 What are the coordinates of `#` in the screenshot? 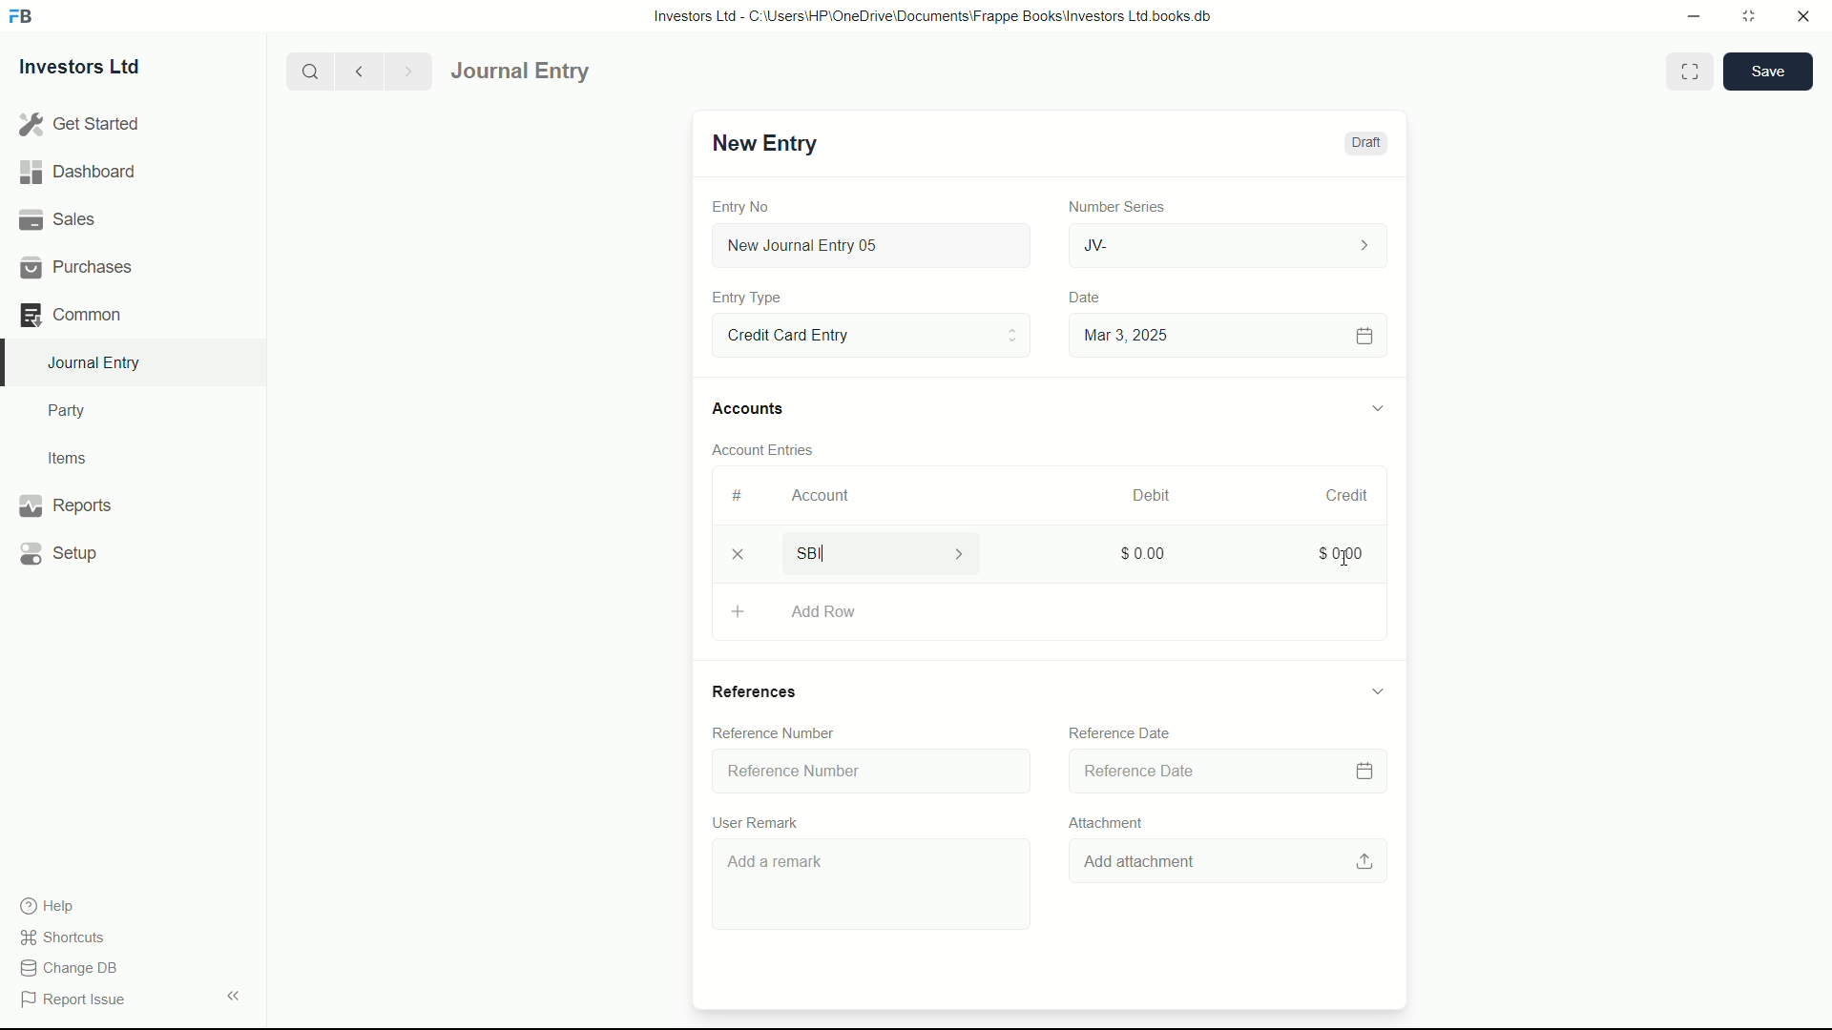 It's located at (739, 495).